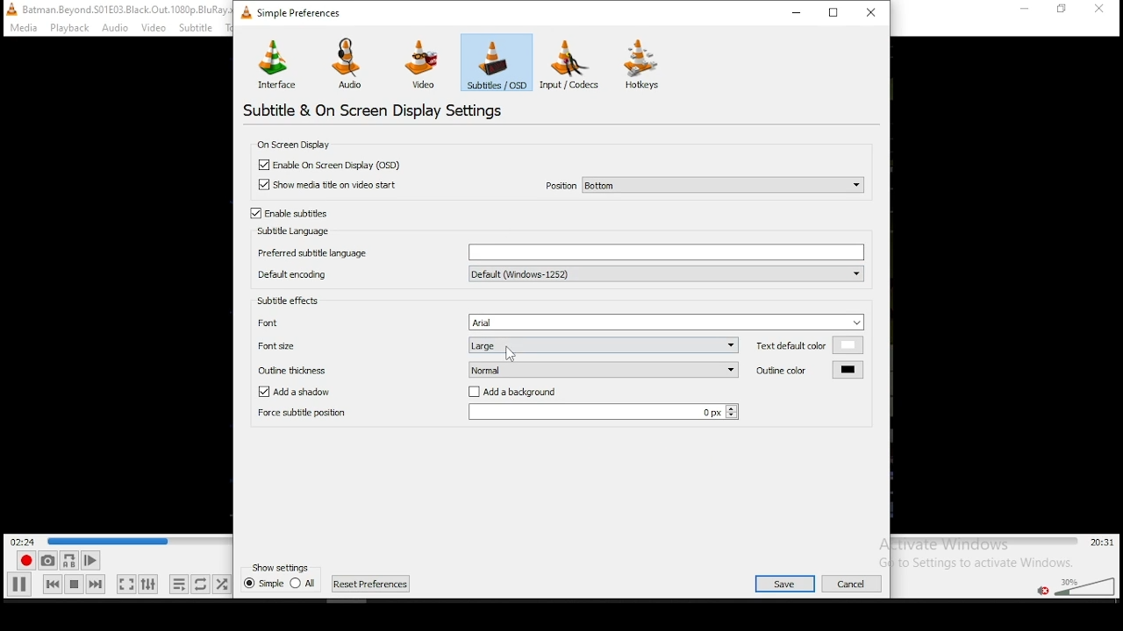 This screenshot has width=1123, height=631. Describe the element at coordinates (703, 184) in the screenshot. I see `position Bottom` at that location.